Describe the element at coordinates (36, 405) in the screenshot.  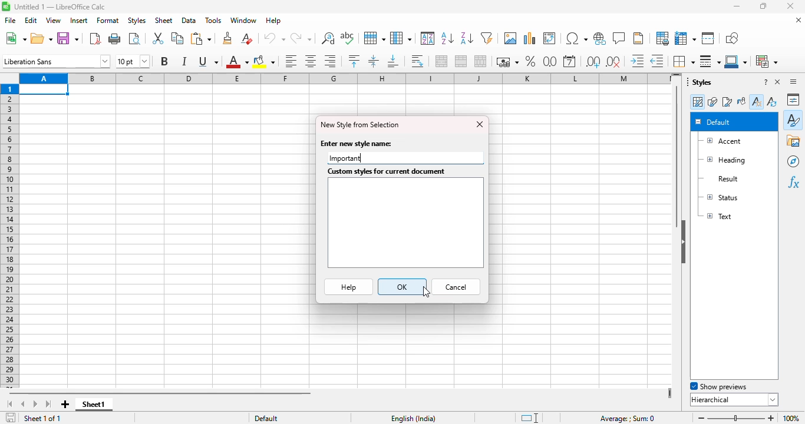
I see `scroll to next sheet` at that location.